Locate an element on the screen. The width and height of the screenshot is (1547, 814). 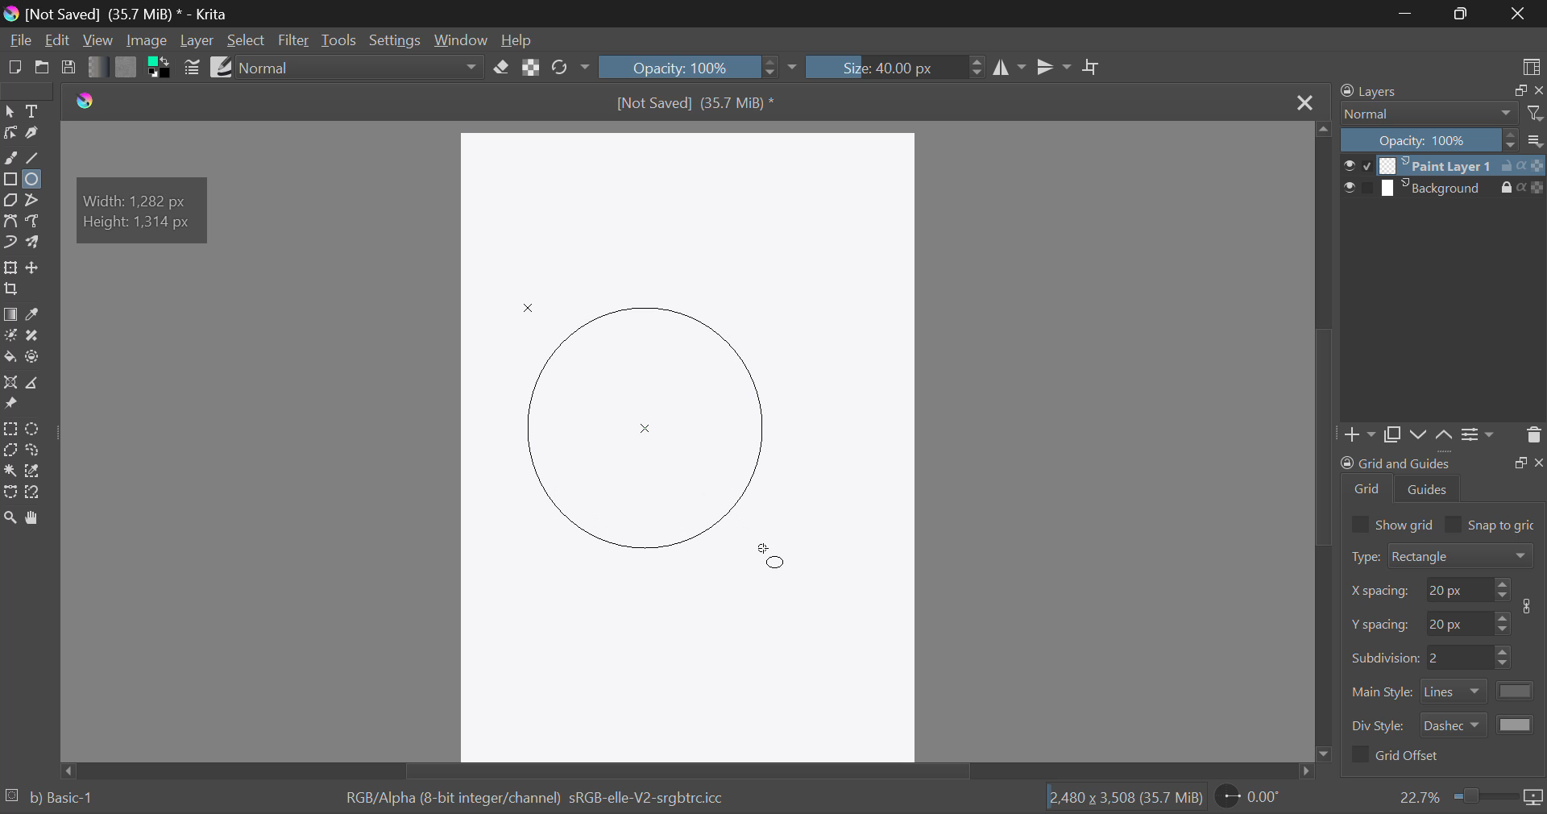
Bezier Curve is located at coordinates (10, 220).